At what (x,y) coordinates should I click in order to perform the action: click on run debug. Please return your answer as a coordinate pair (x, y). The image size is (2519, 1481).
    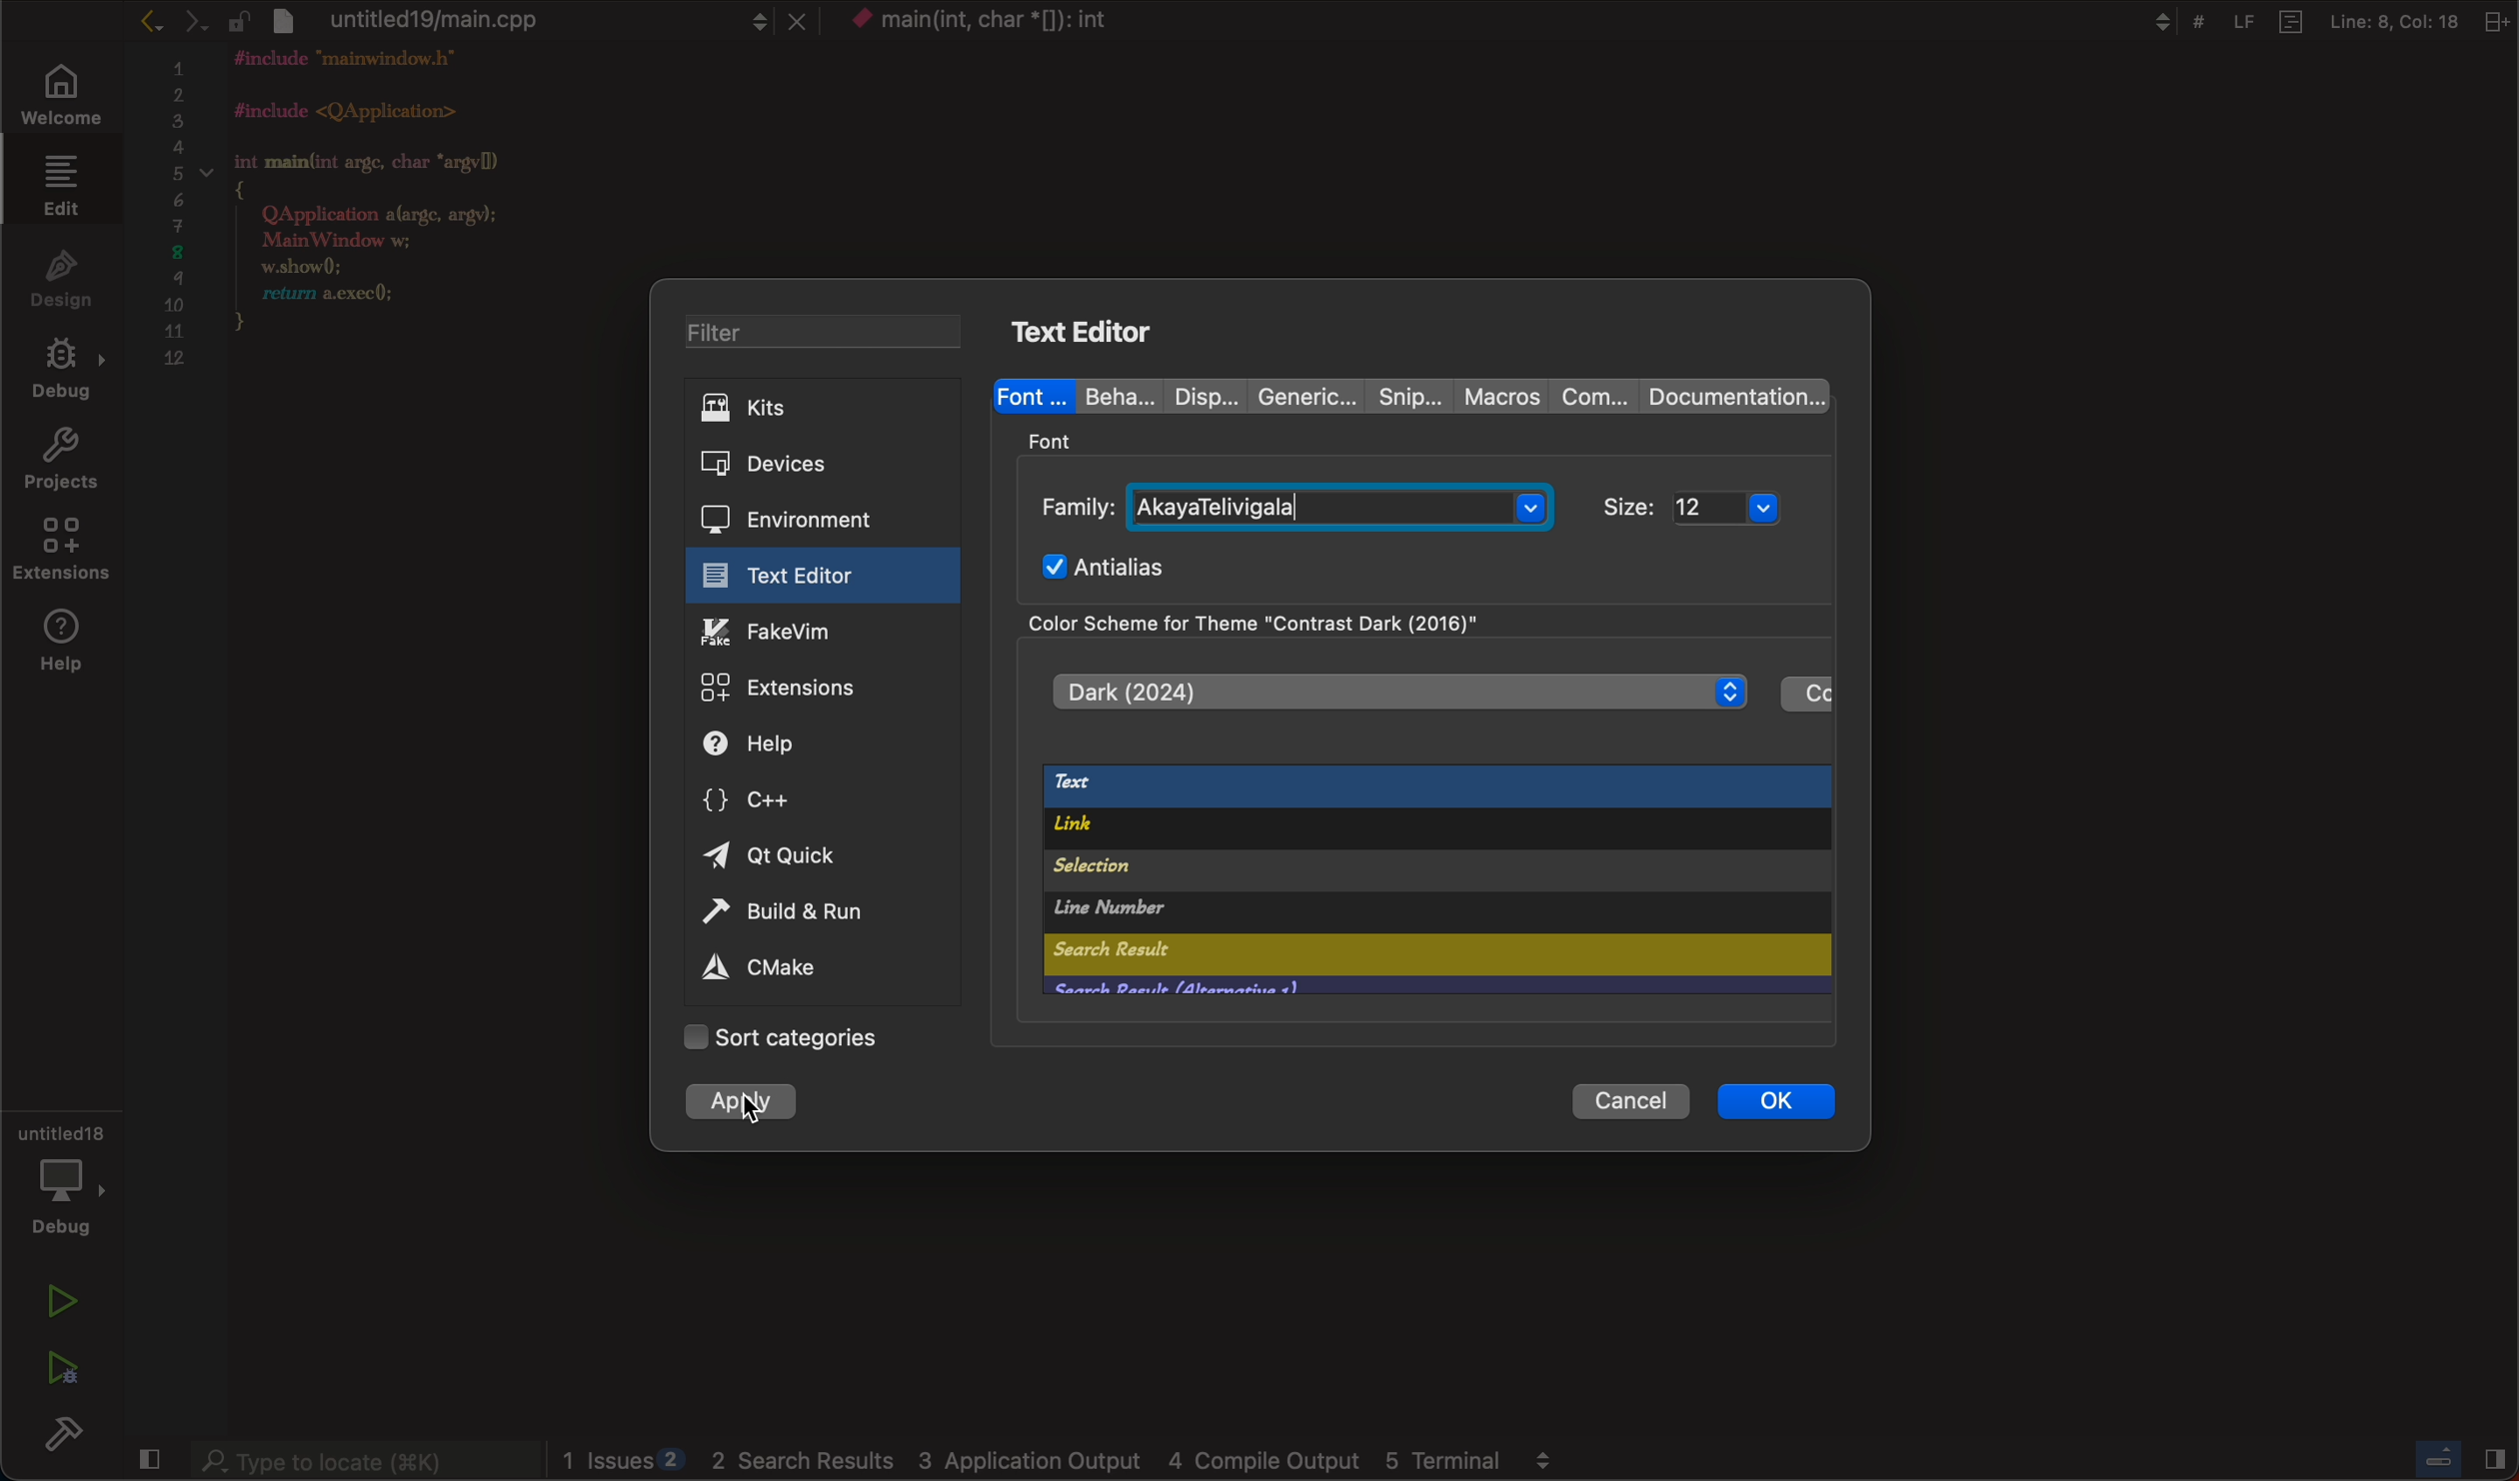
    Looking at the image, I should click on (62, 1363).